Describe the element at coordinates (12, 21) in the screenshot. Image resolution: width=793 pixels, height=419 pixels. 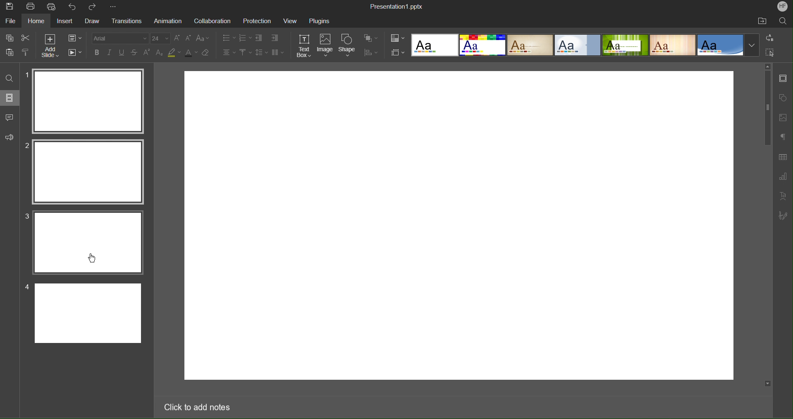
I see `File ` at that location.